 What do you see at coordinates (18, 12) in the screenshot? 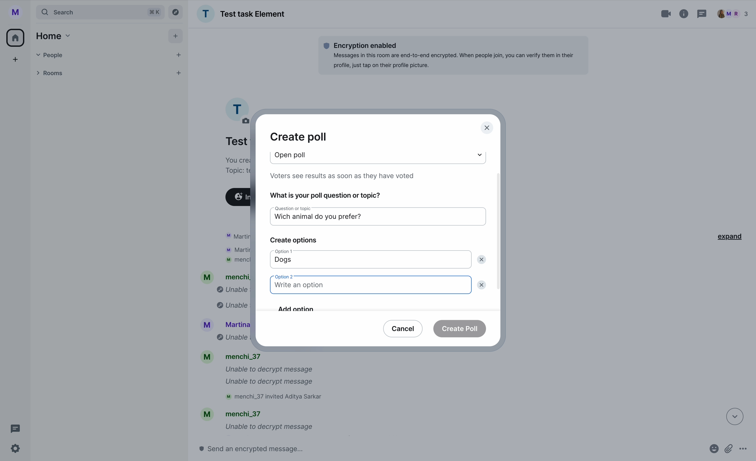
I see `profile picture` at bounding box center [18, 12].